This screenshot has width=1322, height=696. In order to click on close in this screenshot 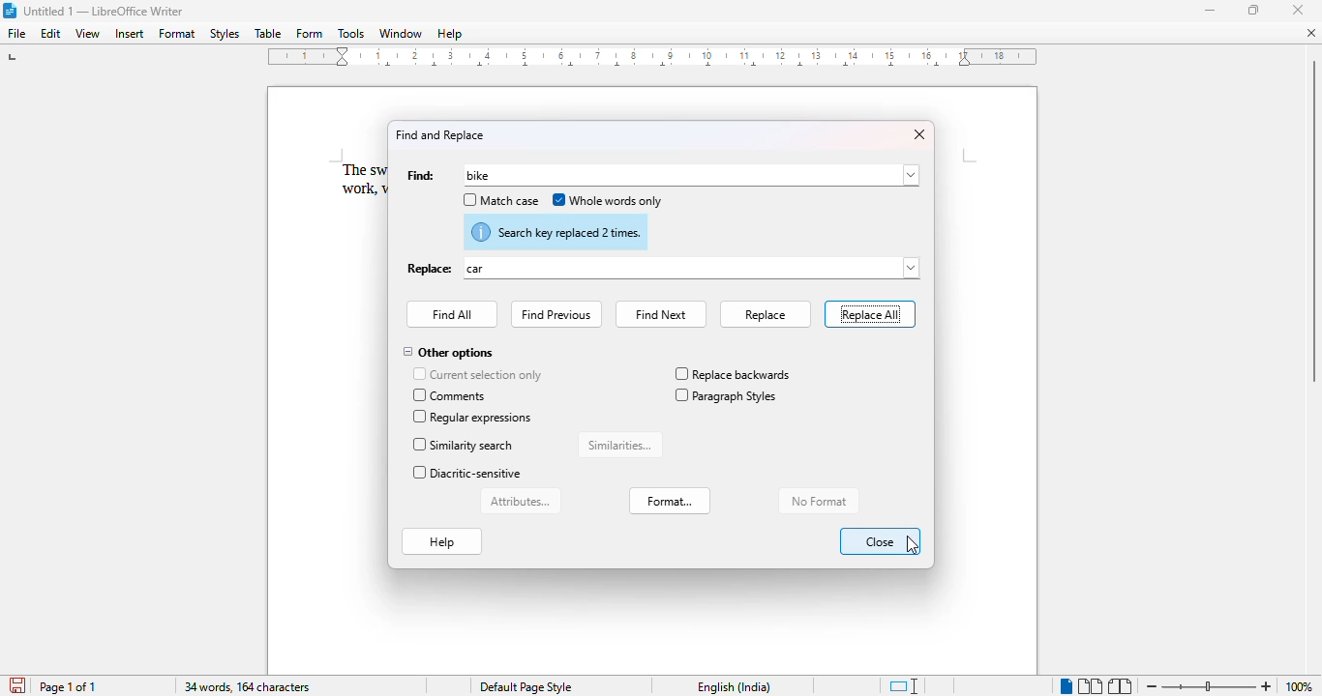, I will do `click(918, 134)`.